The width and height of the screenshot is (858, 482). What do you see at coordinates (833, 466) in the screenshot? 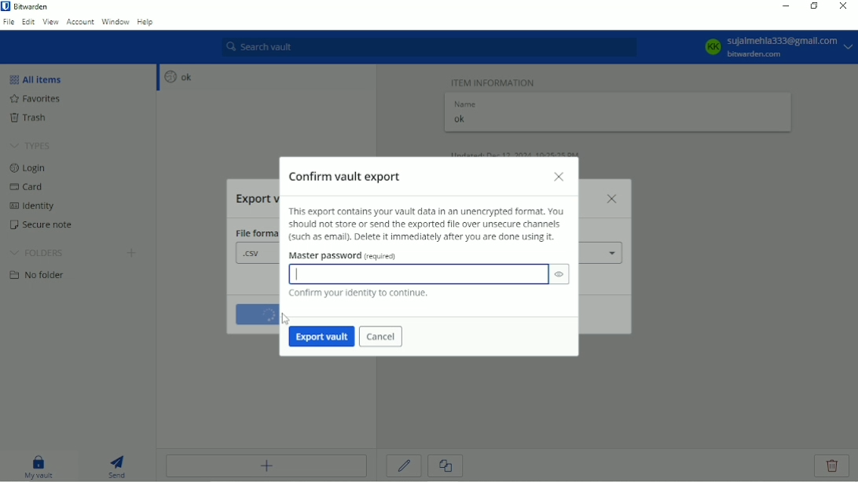
I see `Delete` at bounding box center [833, 466].